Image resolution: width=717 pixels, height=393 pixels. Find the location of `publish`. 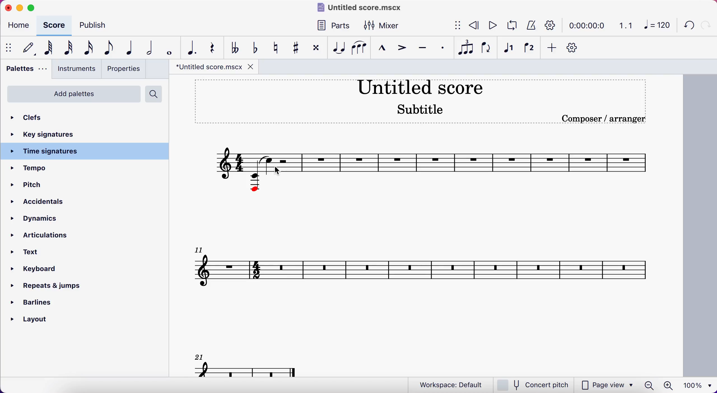

publish is located at coordinates (99, 25).